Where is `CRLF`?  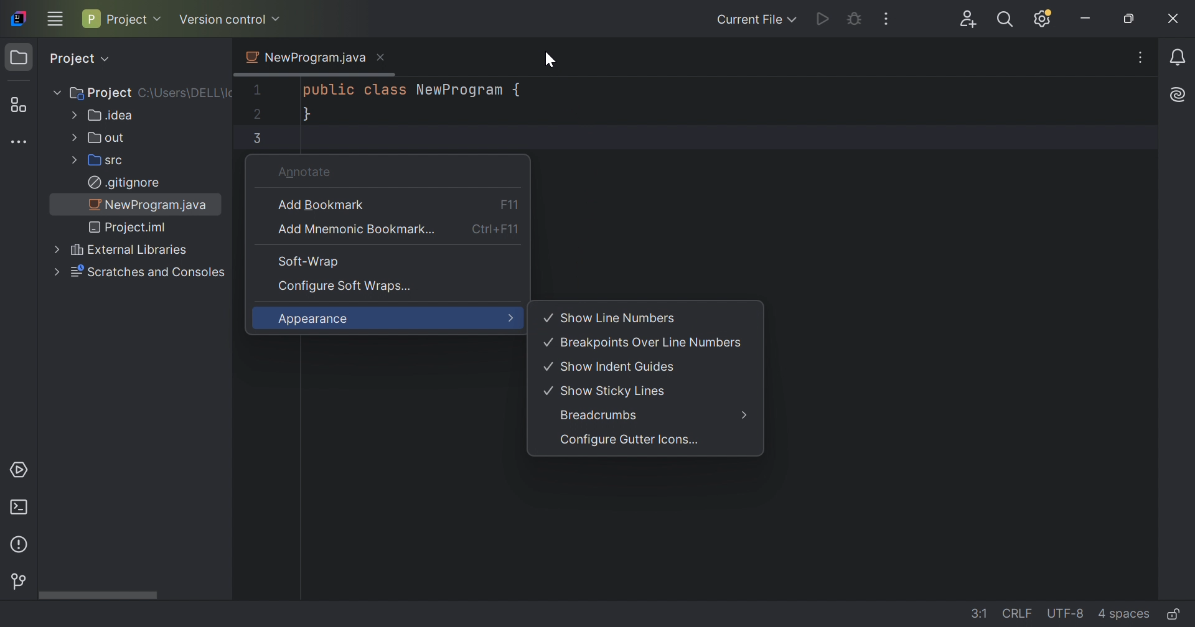 CRLF is located at coordinates (1013, 612).